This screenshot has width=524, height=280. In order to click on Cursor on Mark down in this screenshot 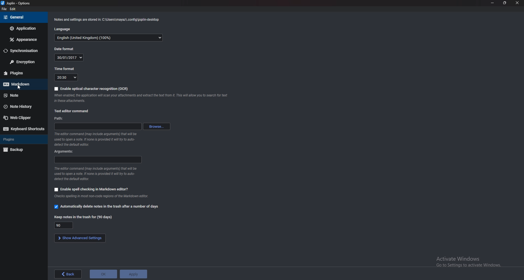, I will do `click(22, 85)`.